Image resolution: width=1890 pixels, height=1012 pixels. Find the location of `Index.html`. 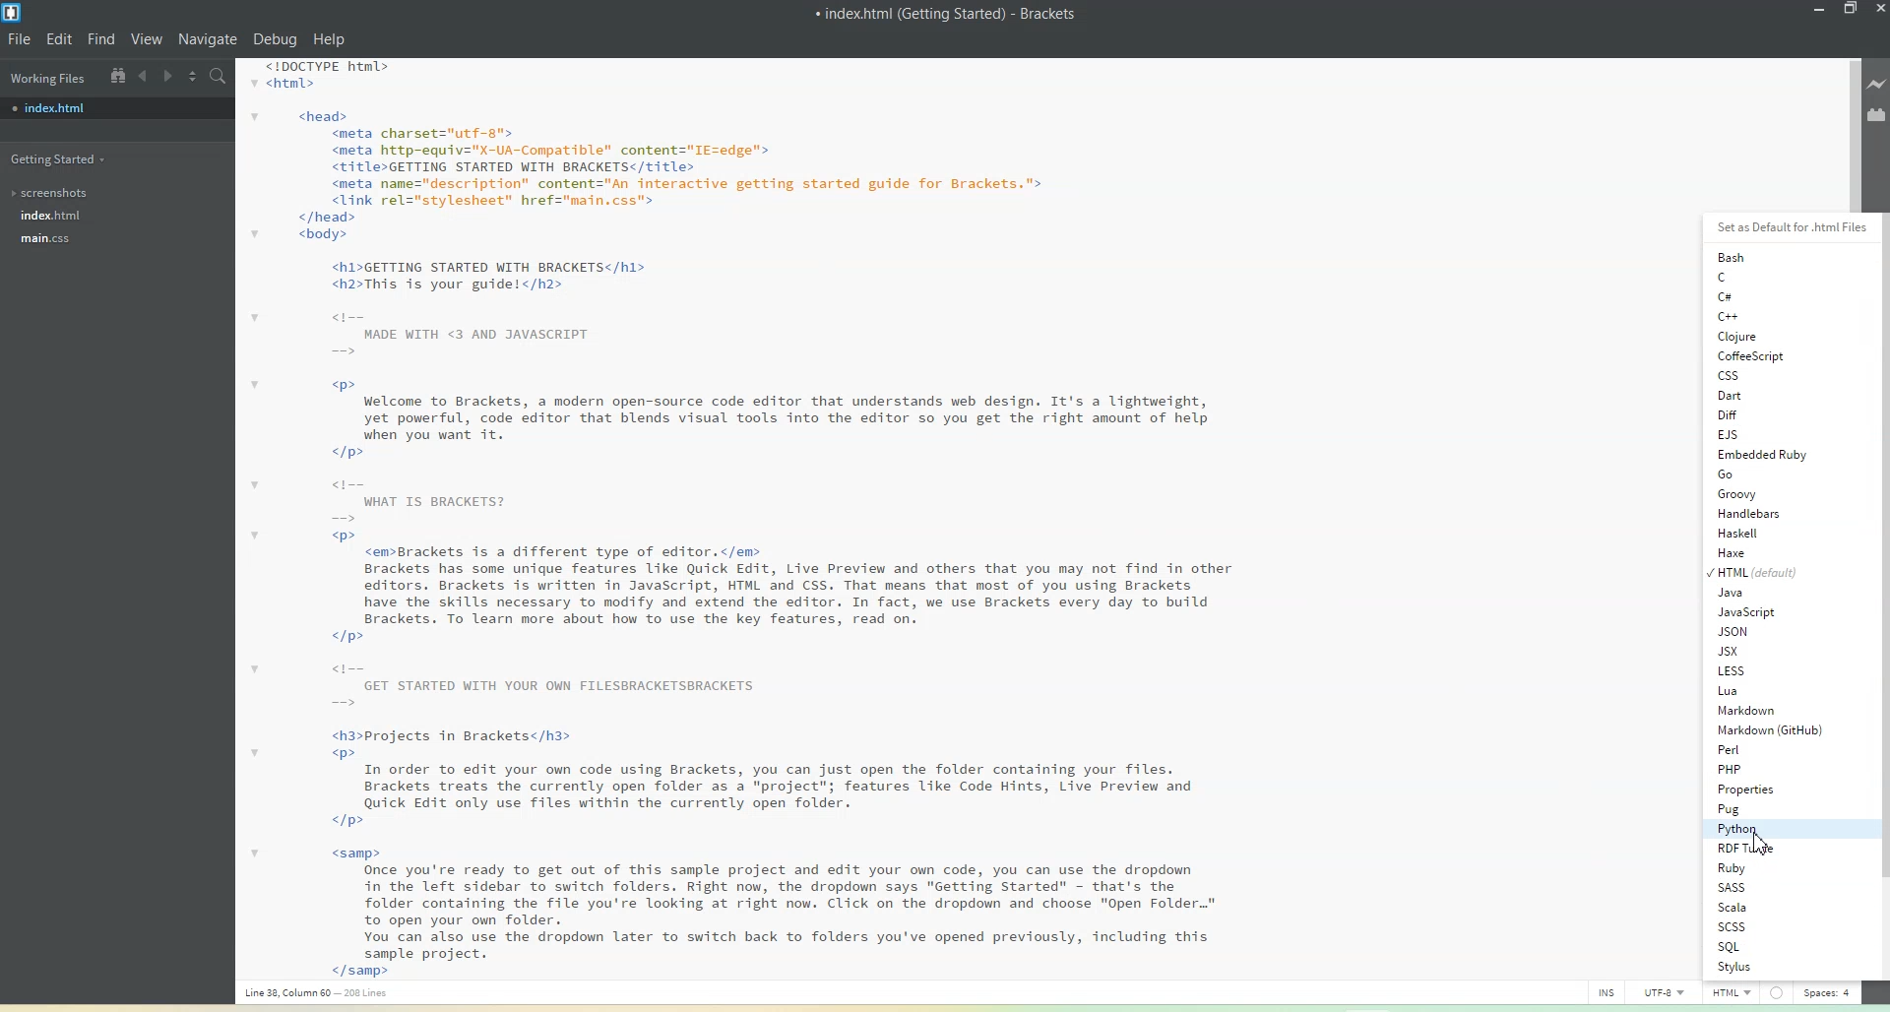

Index.html is located at coordinates (50, 216).